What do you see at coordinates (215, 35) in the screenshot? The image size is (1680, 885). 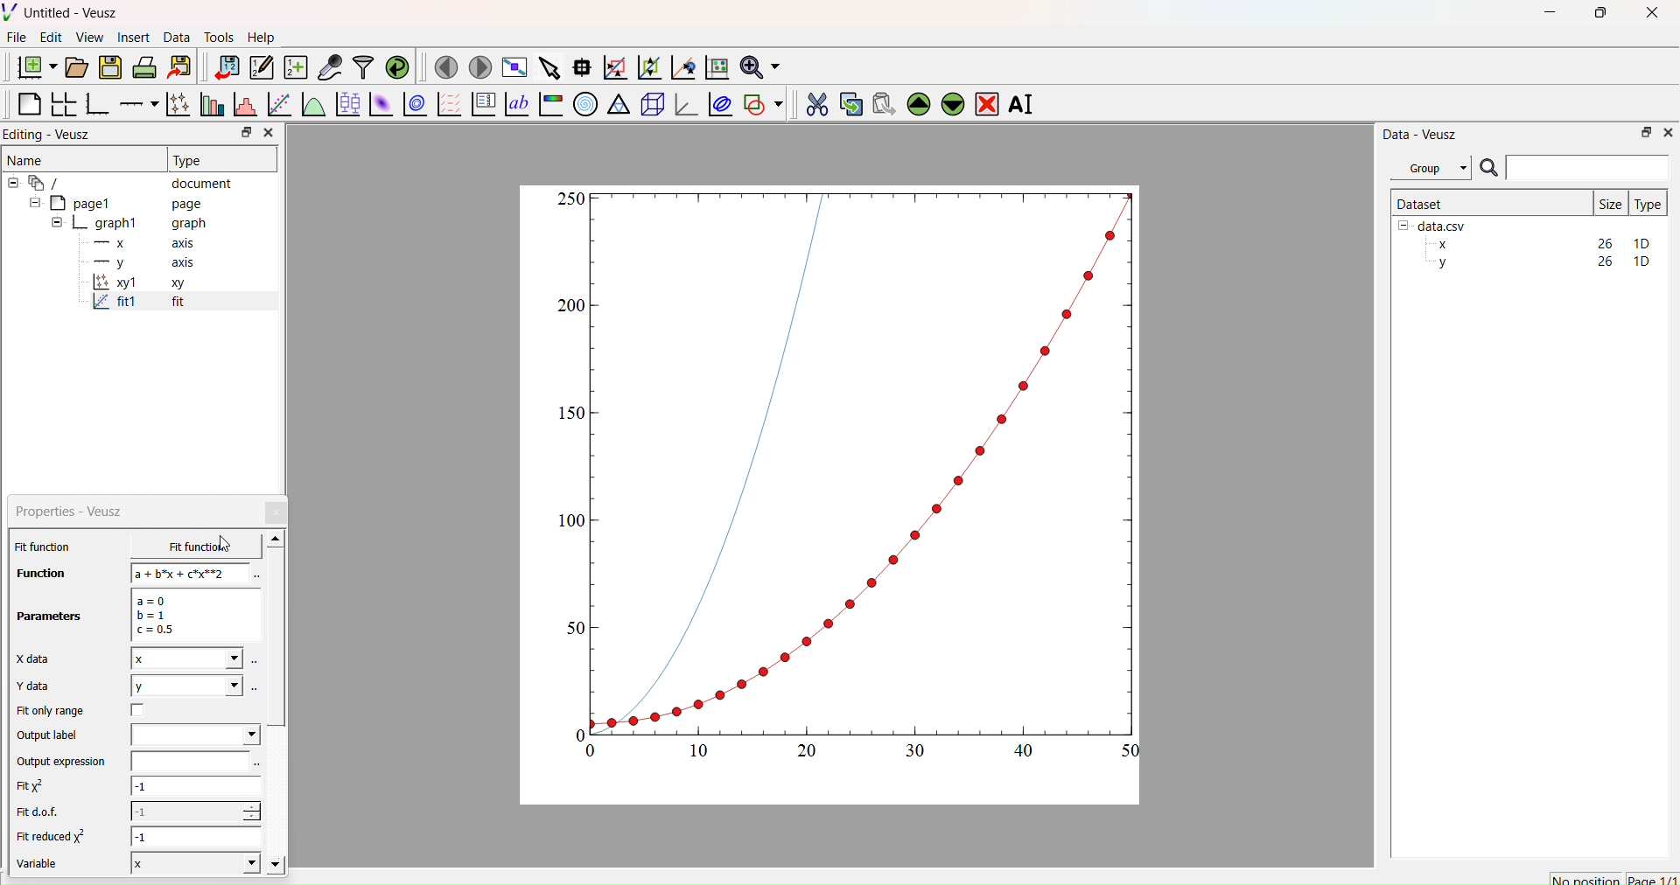 I see `Tools` at bounding box center [215, 35].